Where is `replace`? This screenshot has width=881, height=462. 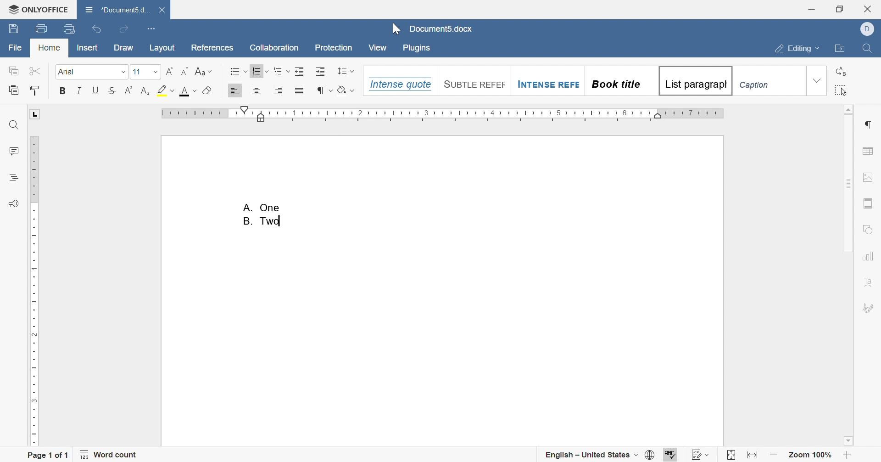 replace is located at coordinates (842, 71).